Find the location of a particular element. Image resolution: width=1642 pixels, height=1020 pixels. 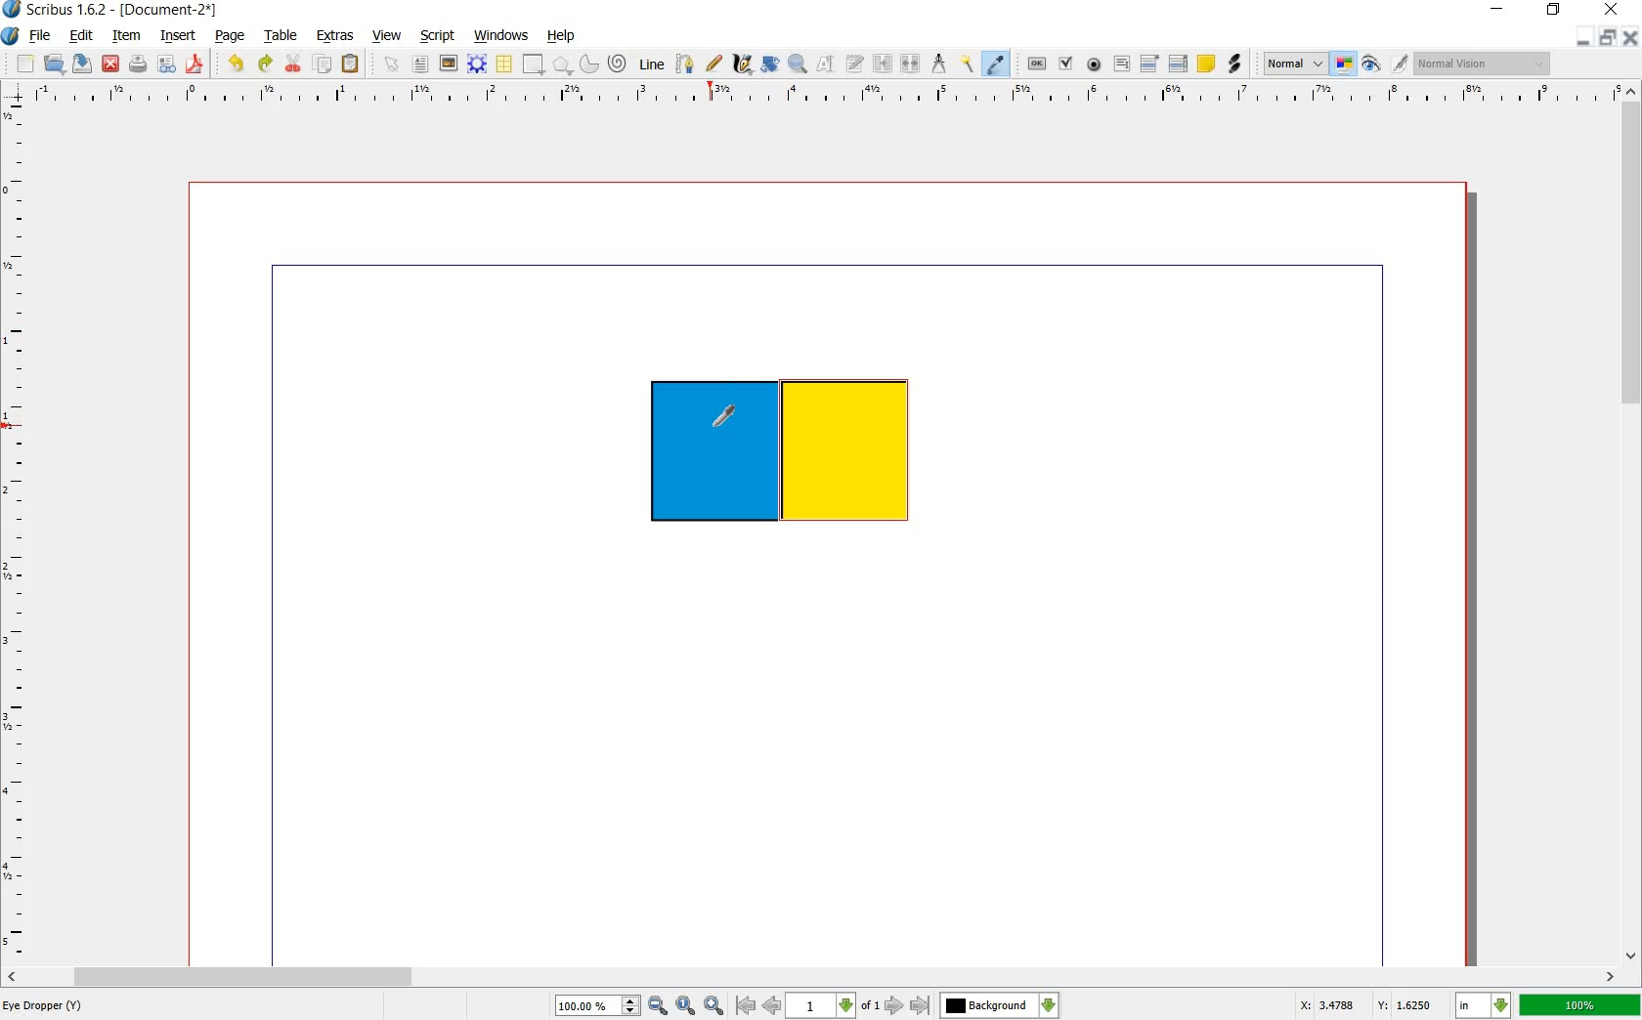

new is located at coordinates (24, 64).